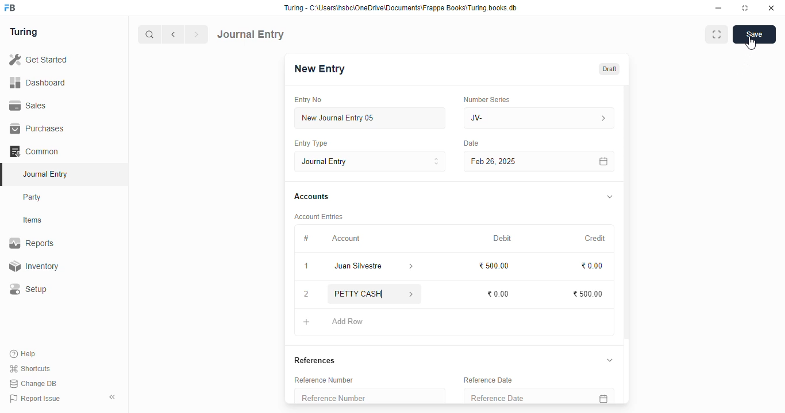 The image size is (785, 413). I want to click on FB - logo, so click(10, 7).